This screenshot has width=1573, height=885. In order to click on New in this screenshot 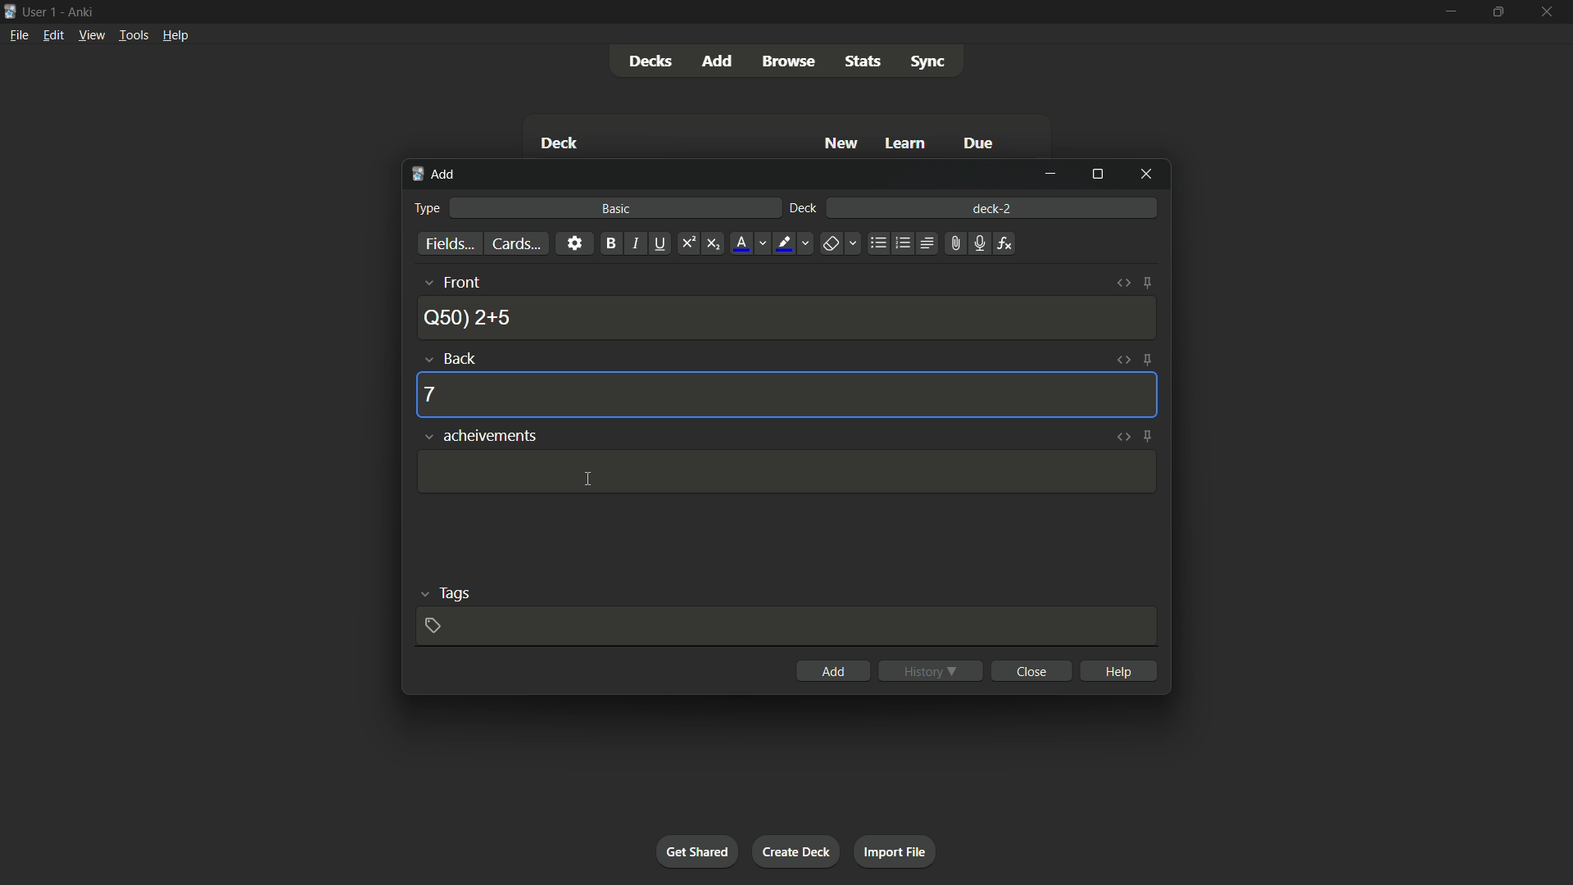, I will do `click(840, 143)`.